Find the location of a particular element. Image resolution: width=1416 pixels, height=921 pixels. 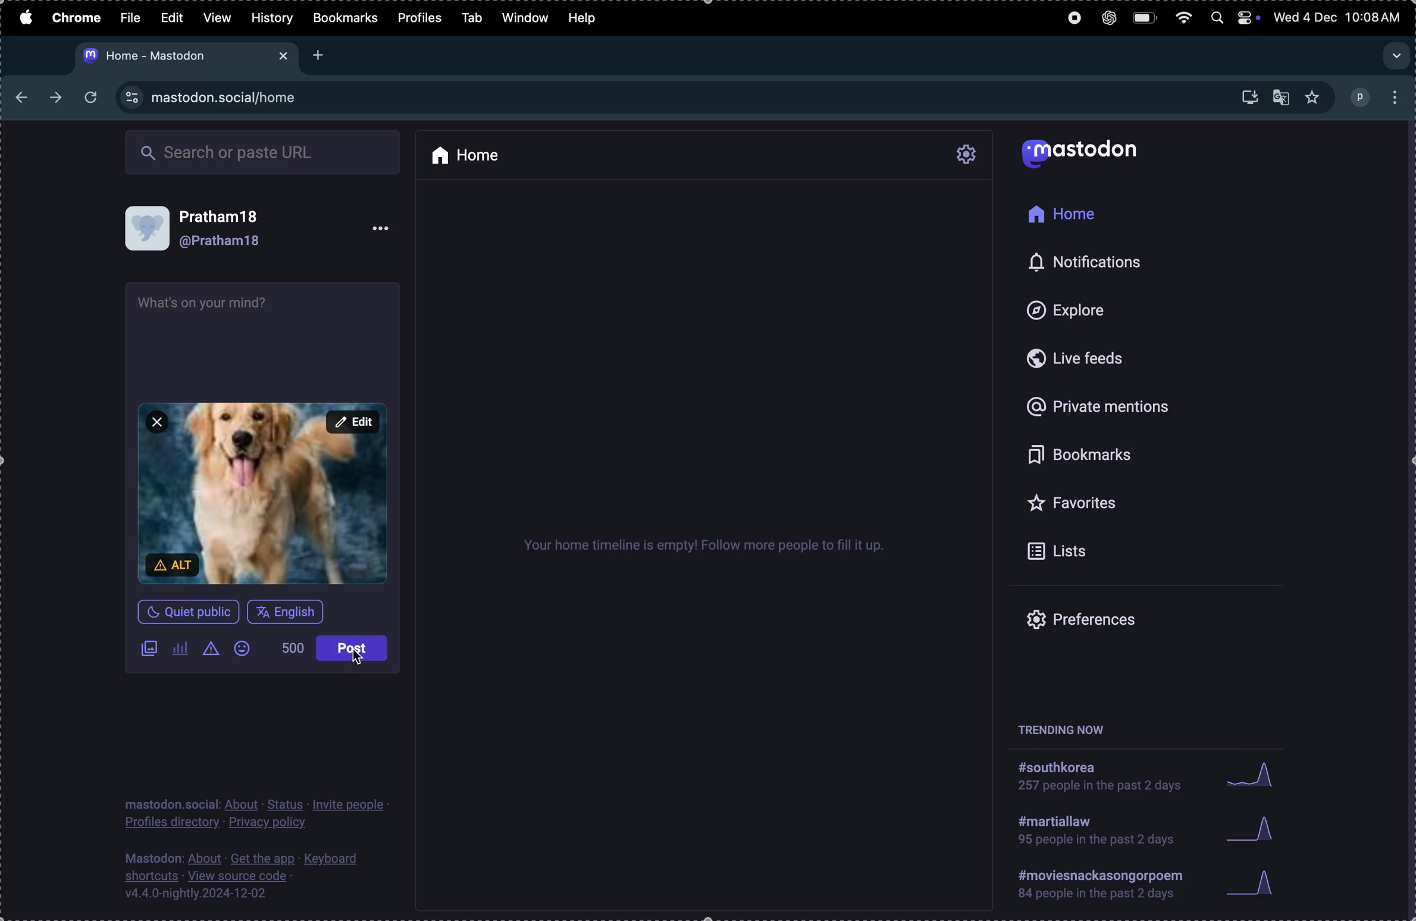

Bookmarks is located at coordinates (1090, 455).